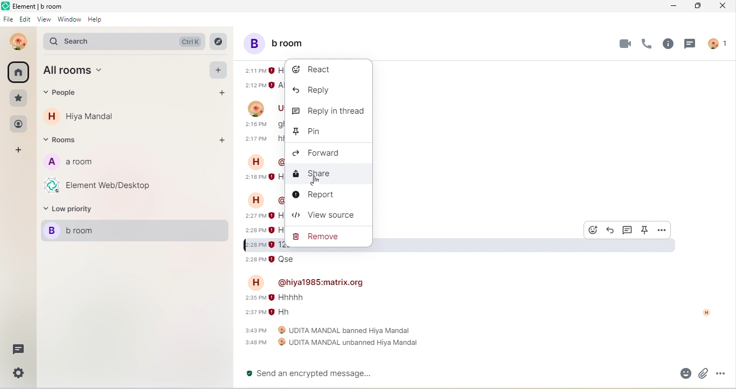 The image size is (736, 389). Describe the element at coordinates (263, 245) in the screenshot. I see `2:28 pm 122` at that location.